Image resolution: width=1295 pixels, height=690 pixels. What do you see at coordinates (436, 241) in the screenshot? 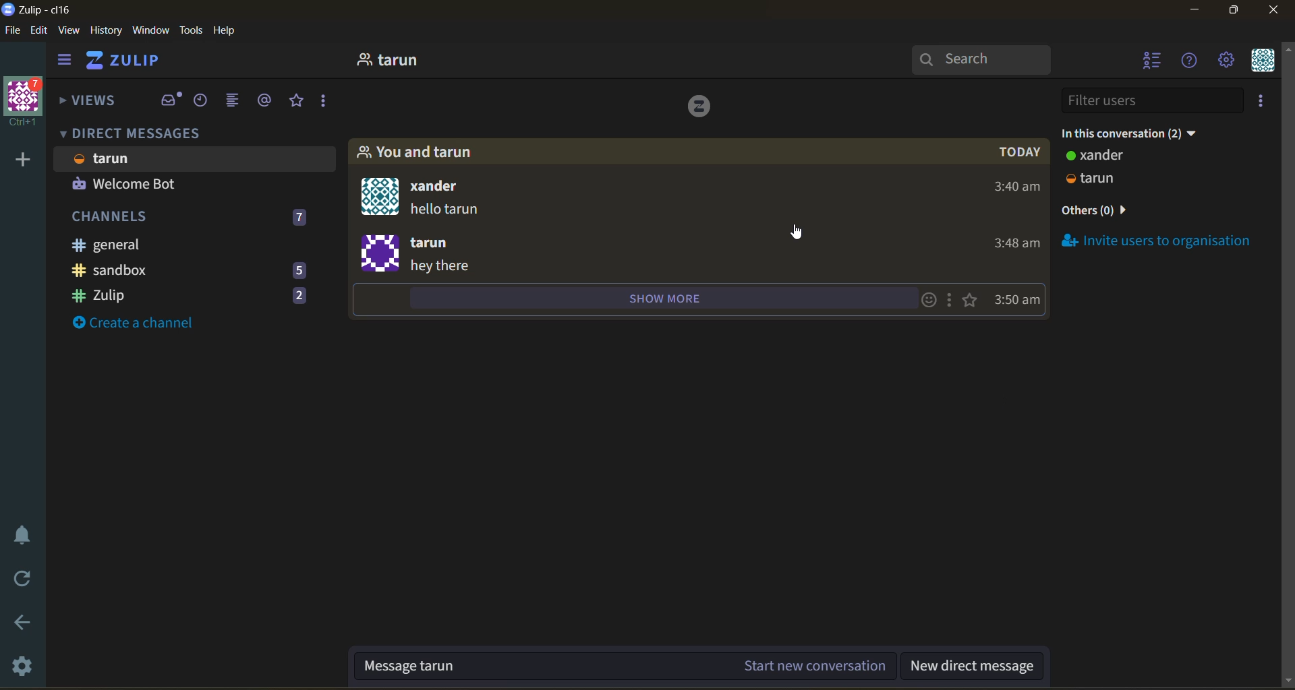
I see `user name` at bounding box center [436, 241].